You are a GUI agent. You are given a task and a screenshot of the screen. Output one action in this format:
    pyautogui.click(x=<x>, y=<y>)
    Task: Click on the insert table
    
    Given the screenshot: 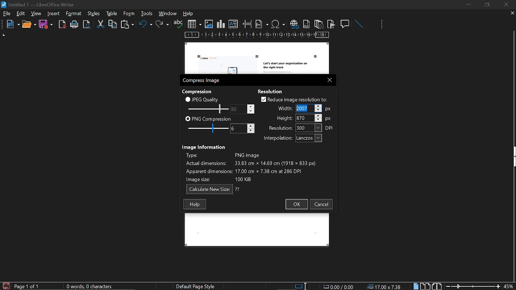 What is the action you would take?
    pyautogui.click(x=194, y=24)
    